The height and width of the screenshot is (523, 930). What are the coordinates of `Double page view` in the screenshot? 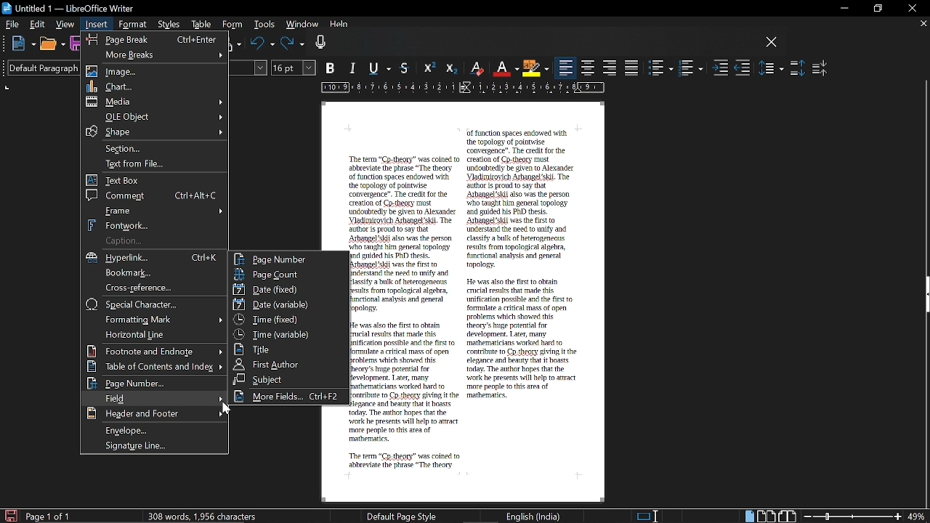 It's located at (767, 516).